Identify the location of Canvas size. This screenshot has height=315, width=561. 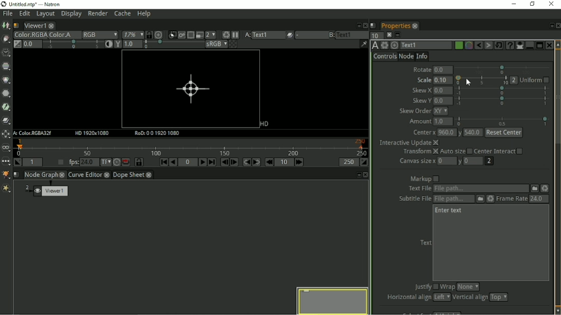
(448, 162).